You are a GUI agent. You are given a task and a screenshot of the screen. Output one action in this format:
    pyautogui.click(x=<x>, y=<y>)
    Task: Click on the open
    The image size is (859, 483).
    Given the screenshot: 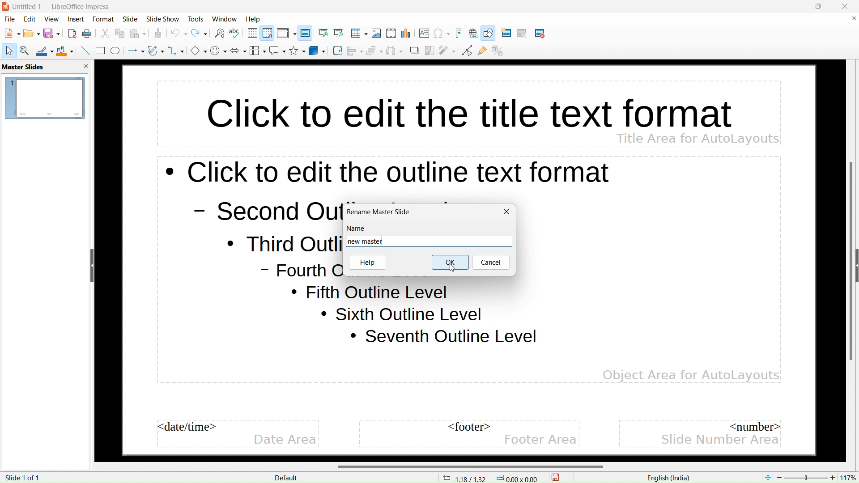 What is the action you would take?
    pyautogui.click(x=32, y=33)
    